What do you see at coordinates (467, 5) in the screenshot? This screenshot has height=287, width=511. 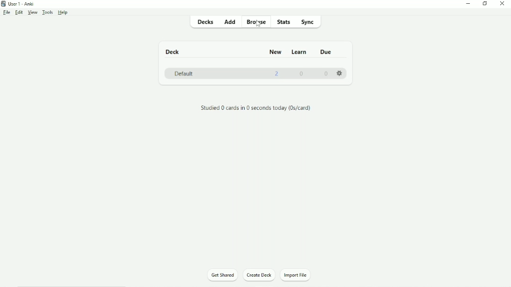 I see `Minimize` at bounding box center [467, 5].